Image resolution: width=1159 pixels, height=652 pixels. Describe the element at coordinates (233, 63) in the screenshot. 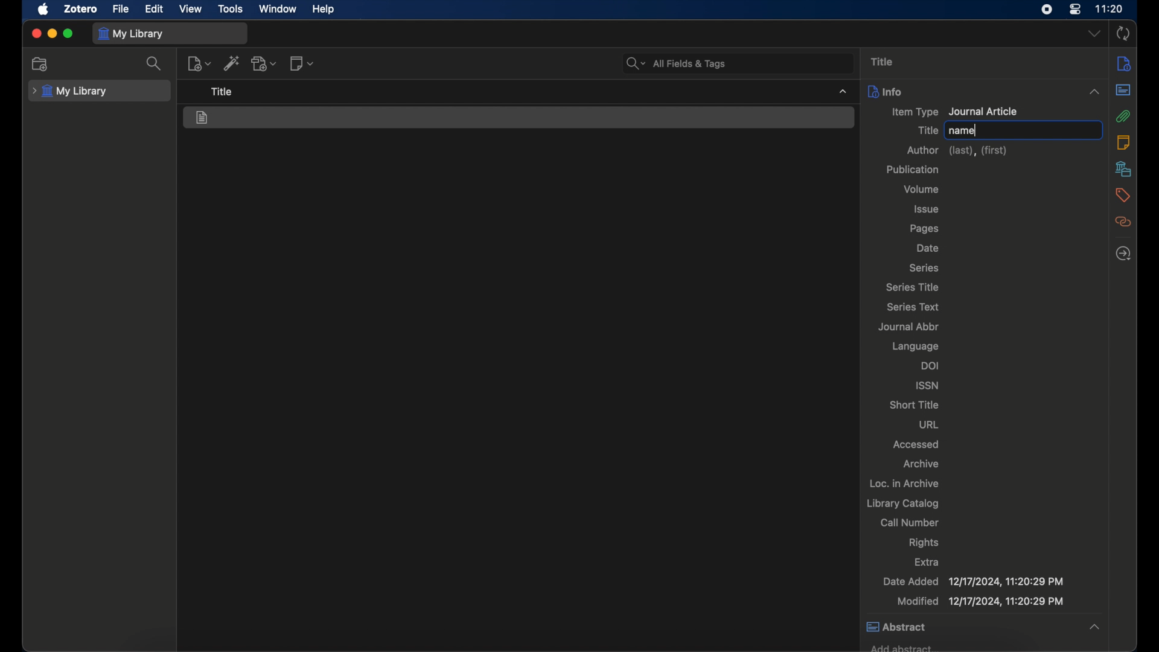

I see `add item by identifier` at that location.